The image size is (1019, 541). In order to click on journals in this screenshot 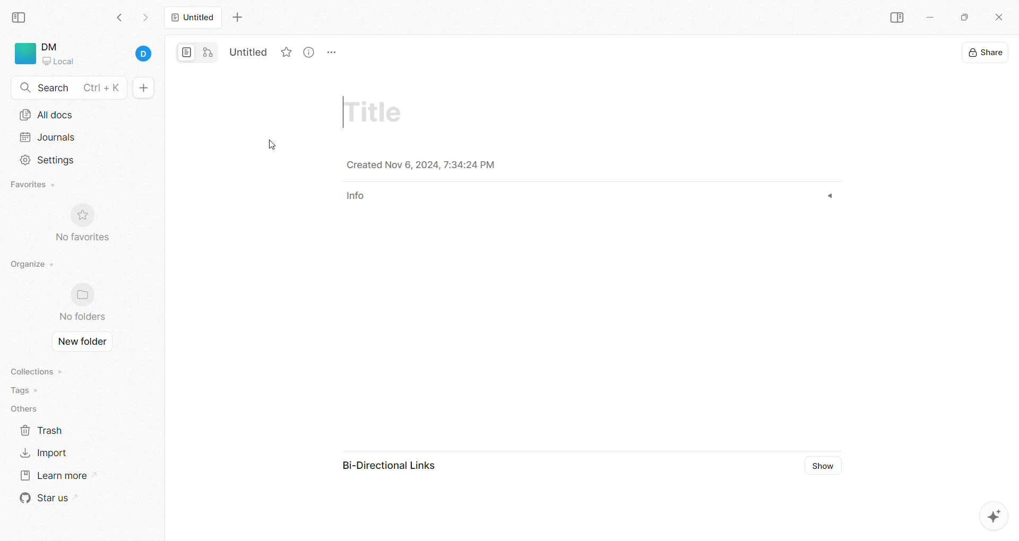, I will do `click(50, 137)`.